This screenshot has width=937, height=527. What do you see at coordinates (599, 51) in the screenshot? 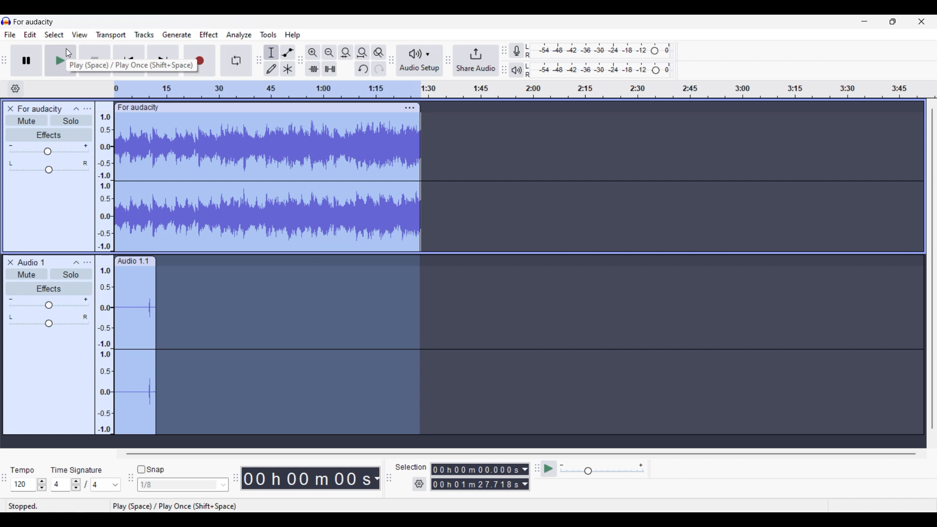
I see `Recording level` at bounding box center [599, 51].